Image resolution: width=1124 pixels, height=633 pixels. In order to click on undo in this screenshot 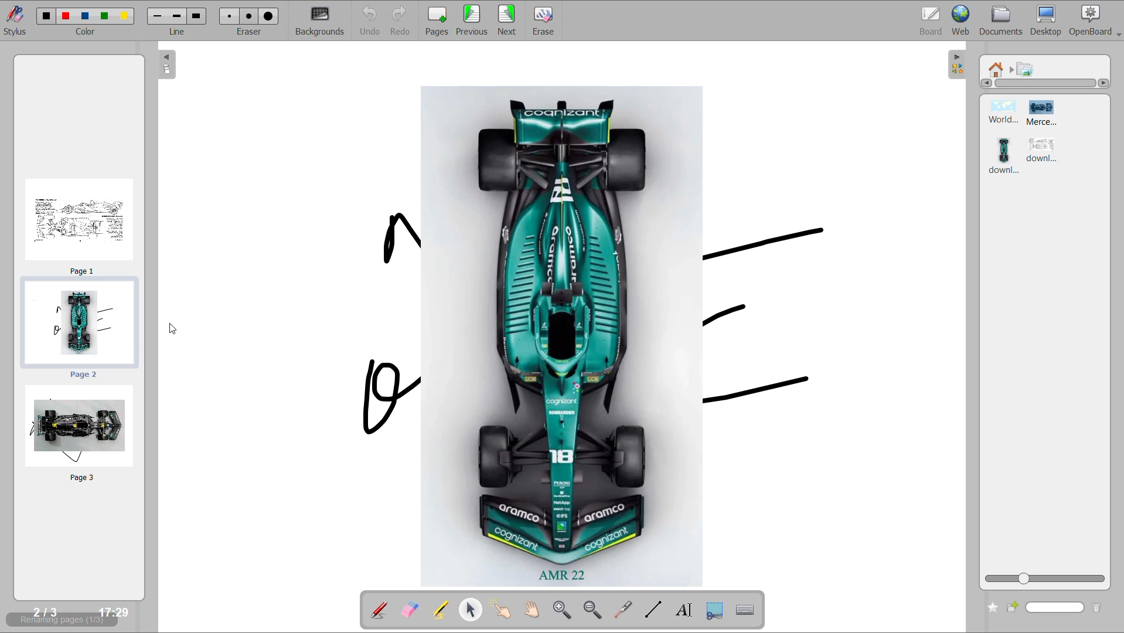, I will do `click(366, 21)`.